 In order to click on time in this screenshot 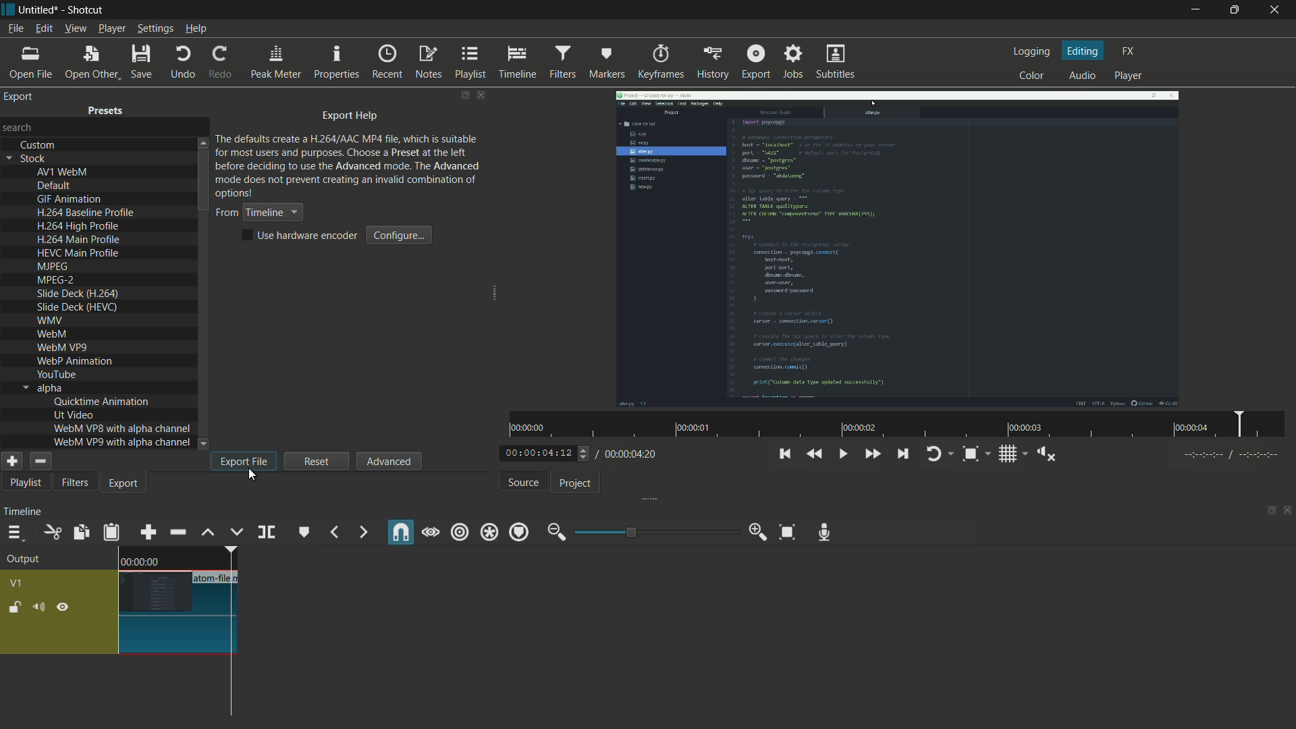, I will do `click(140, 561)`.